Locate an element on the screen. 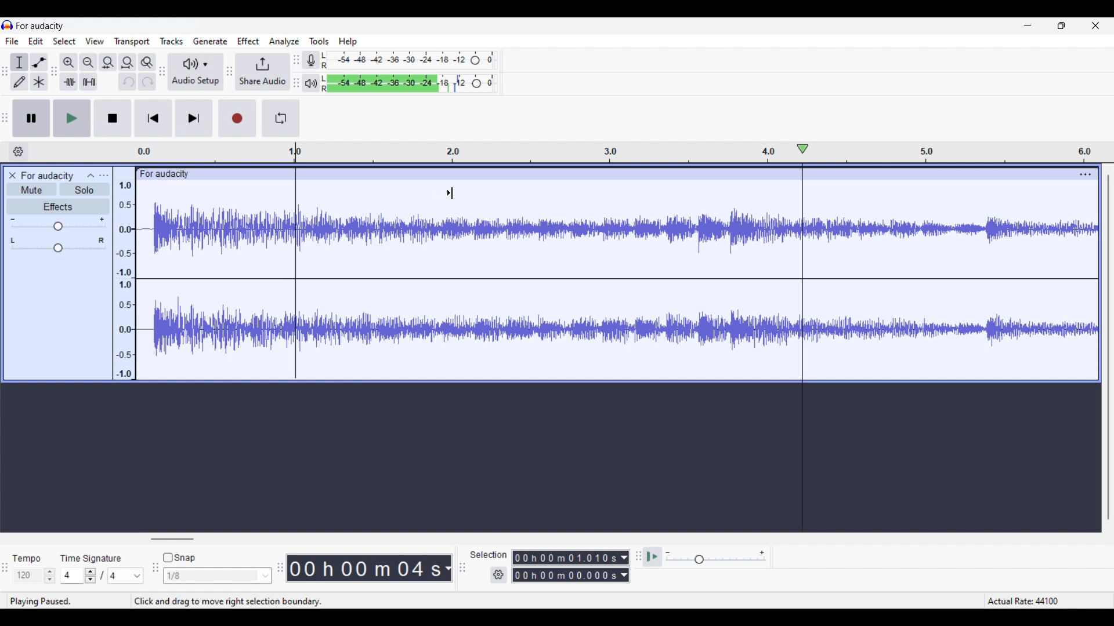 This screenshot has width=1114, height=626. Pan scale is located at coordinates (57, 245).